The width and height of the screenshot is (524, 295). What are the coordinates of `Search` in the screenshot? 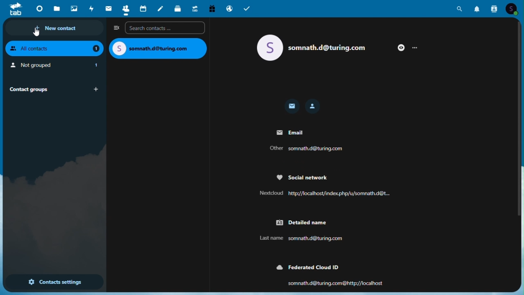 It's located at (461, 9).